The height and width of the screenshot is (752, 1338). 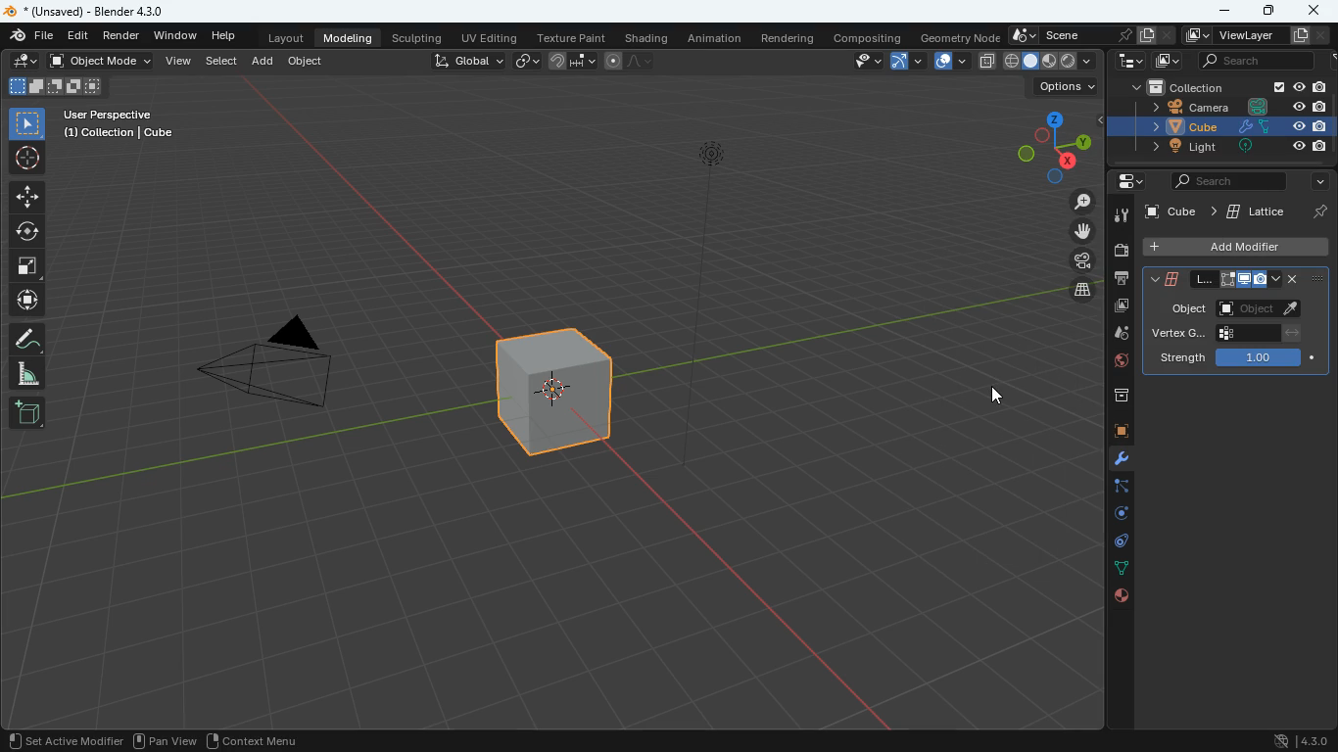 What do you see at coordinates (1118, 365) in the screenshot?
I see `globe` at bounding box center [1118, 365].